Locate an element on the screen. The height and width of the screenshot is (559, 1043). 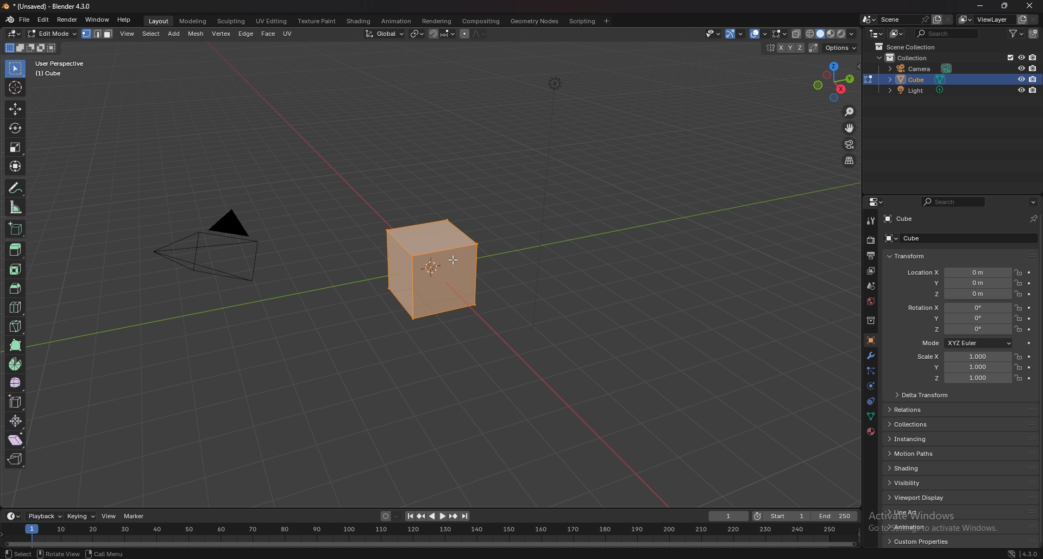
search is located at coordinates (952, 202).